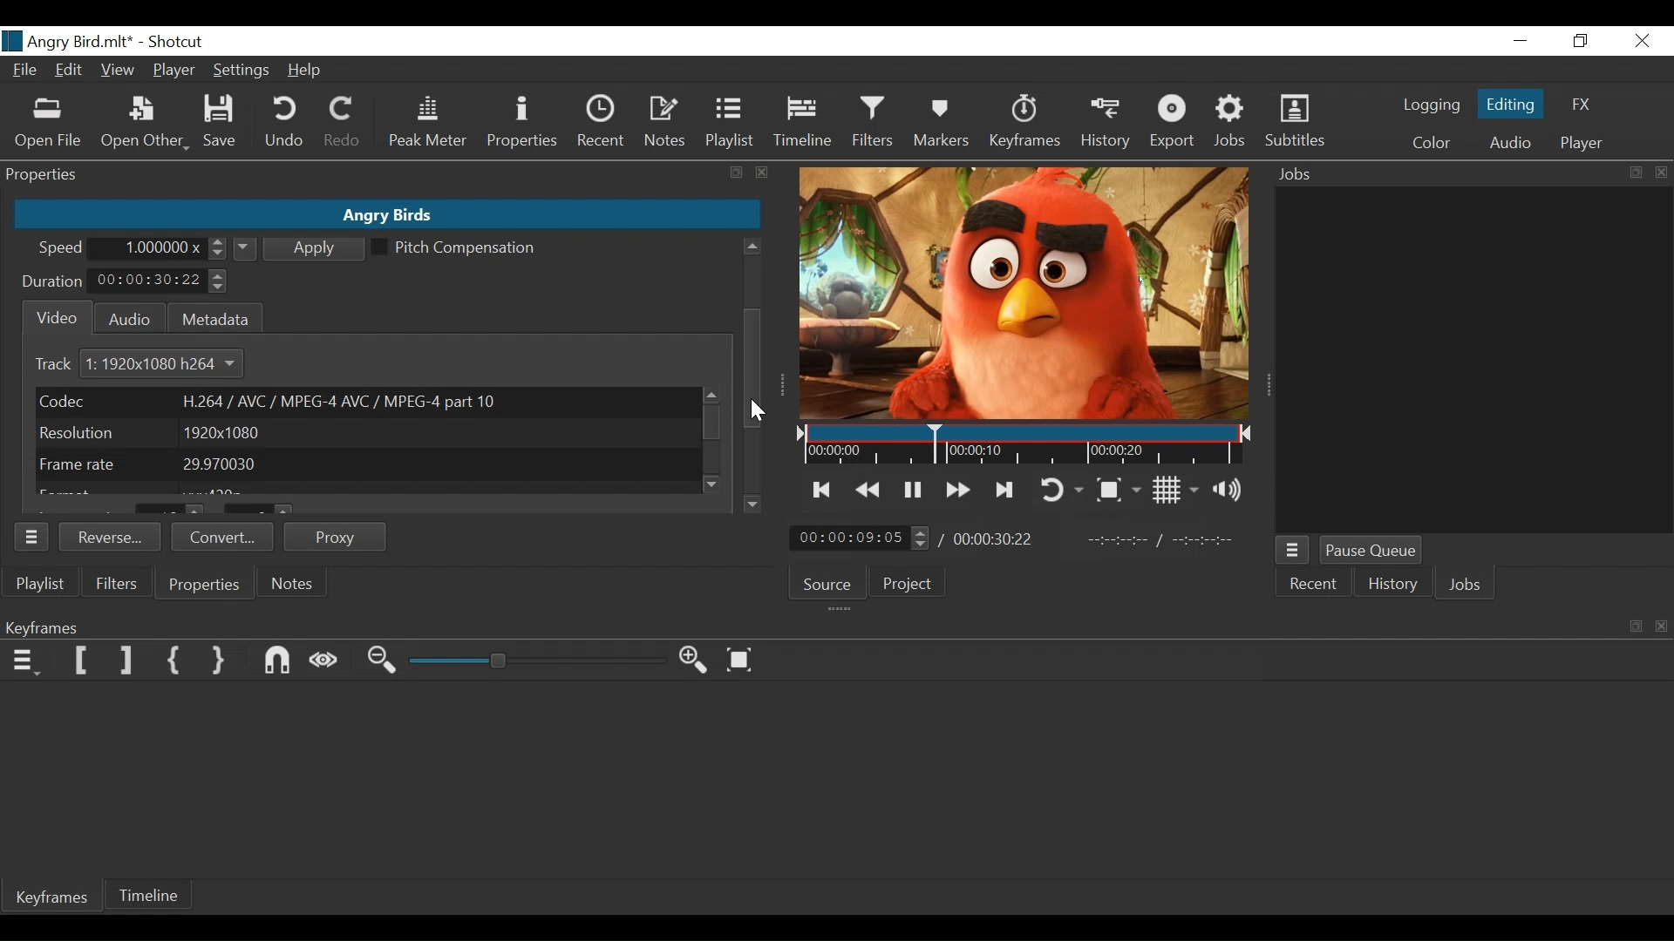 The height and width of the screenshot is (941, 1674). What do you see at coordinates (306, 71) in the screenshot?
I see `Help` at bounding box center [306, 71].